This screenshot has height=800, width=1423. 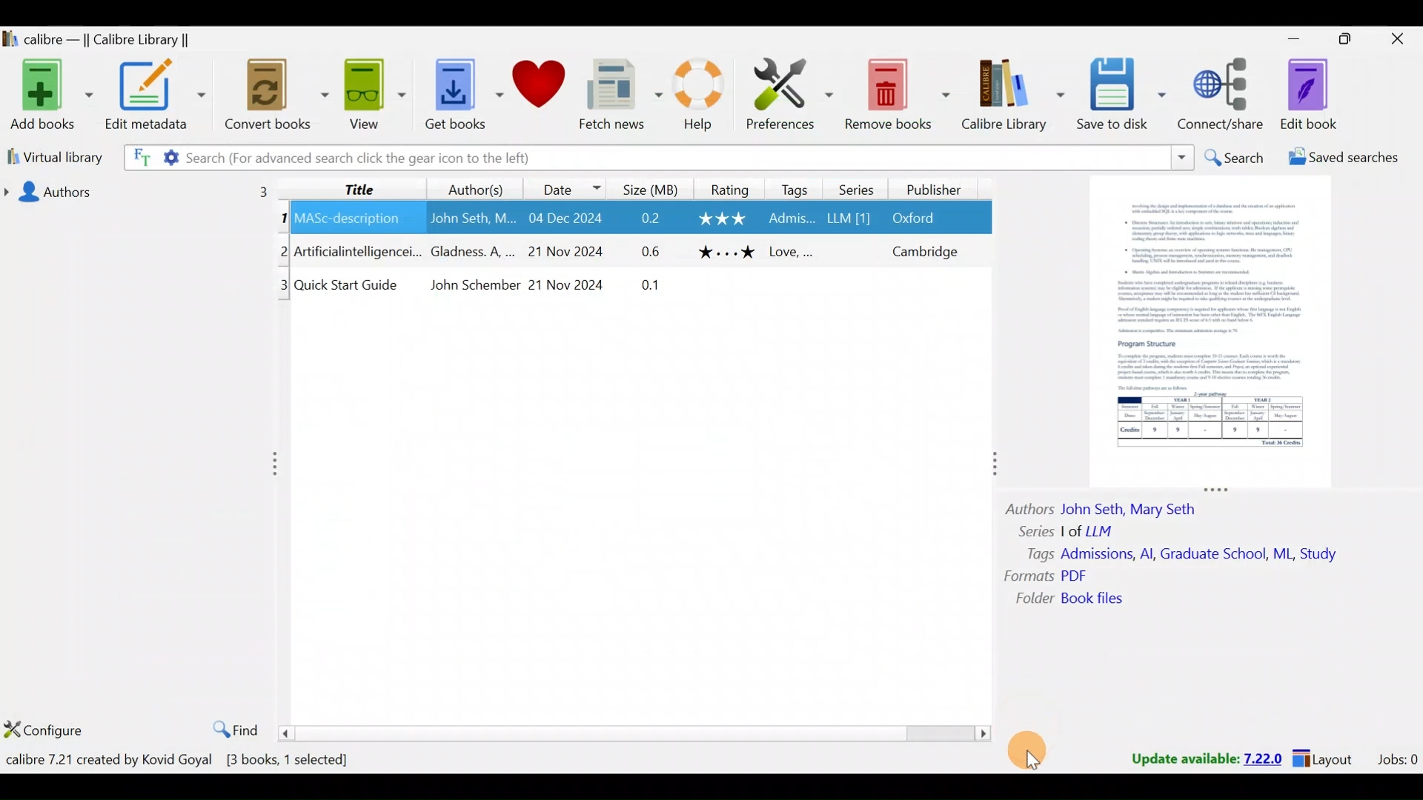 What do you see at coordinates (539, 99) in the screenshot?
I see `Donate` at bounding box center [539, 99].